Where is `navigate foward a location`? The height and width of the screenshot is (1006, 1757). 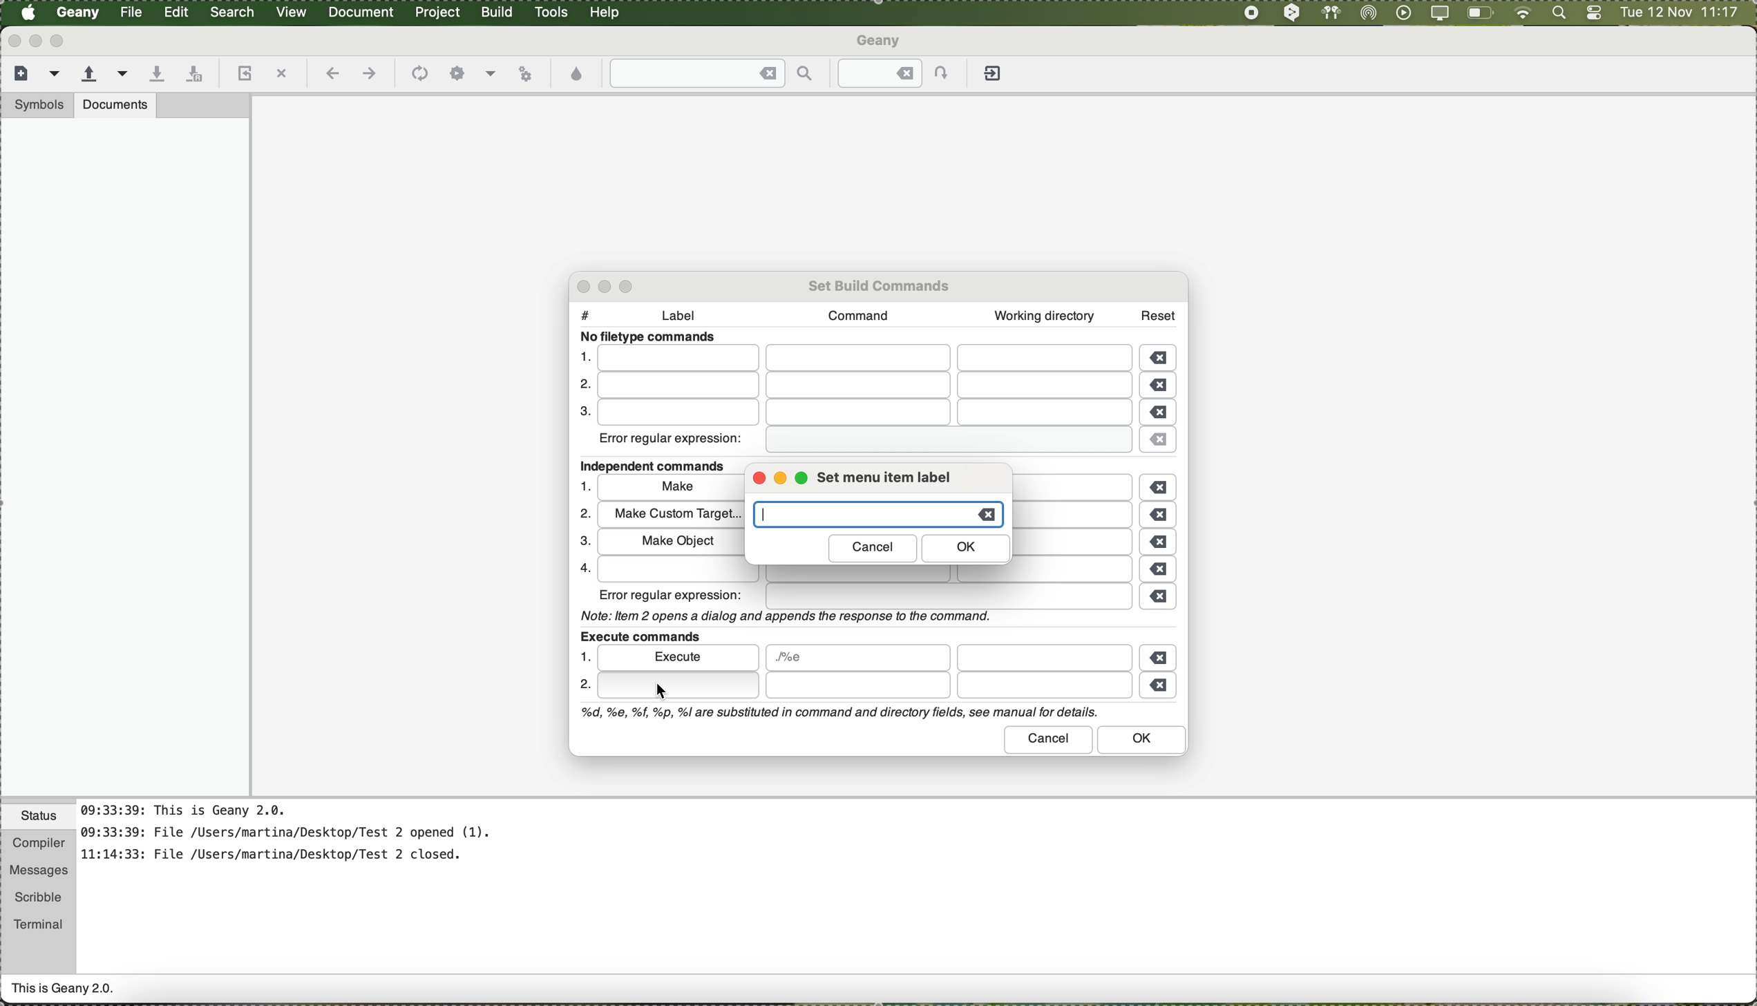 navigate foward a location is located at coordinates (368, 74).